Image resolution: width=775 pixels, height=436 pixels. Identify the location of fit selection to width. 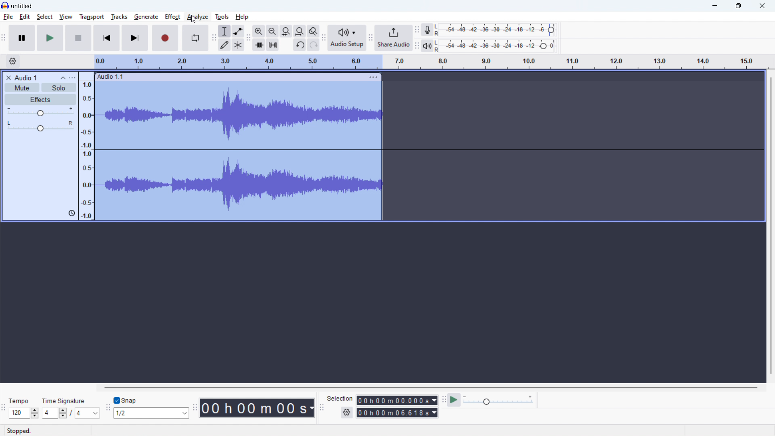
(286, 31).